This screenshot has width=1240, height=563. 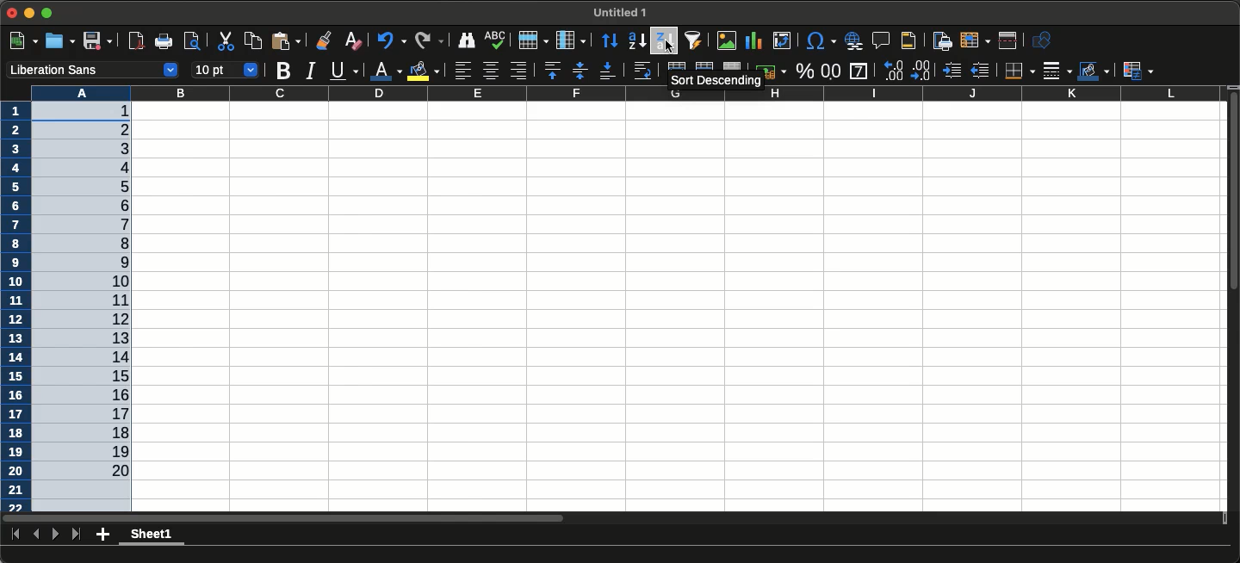 What do you see at coordinates (15, 534) in the screenshot?
I see `First sheet` at bounding box center [15, 534].